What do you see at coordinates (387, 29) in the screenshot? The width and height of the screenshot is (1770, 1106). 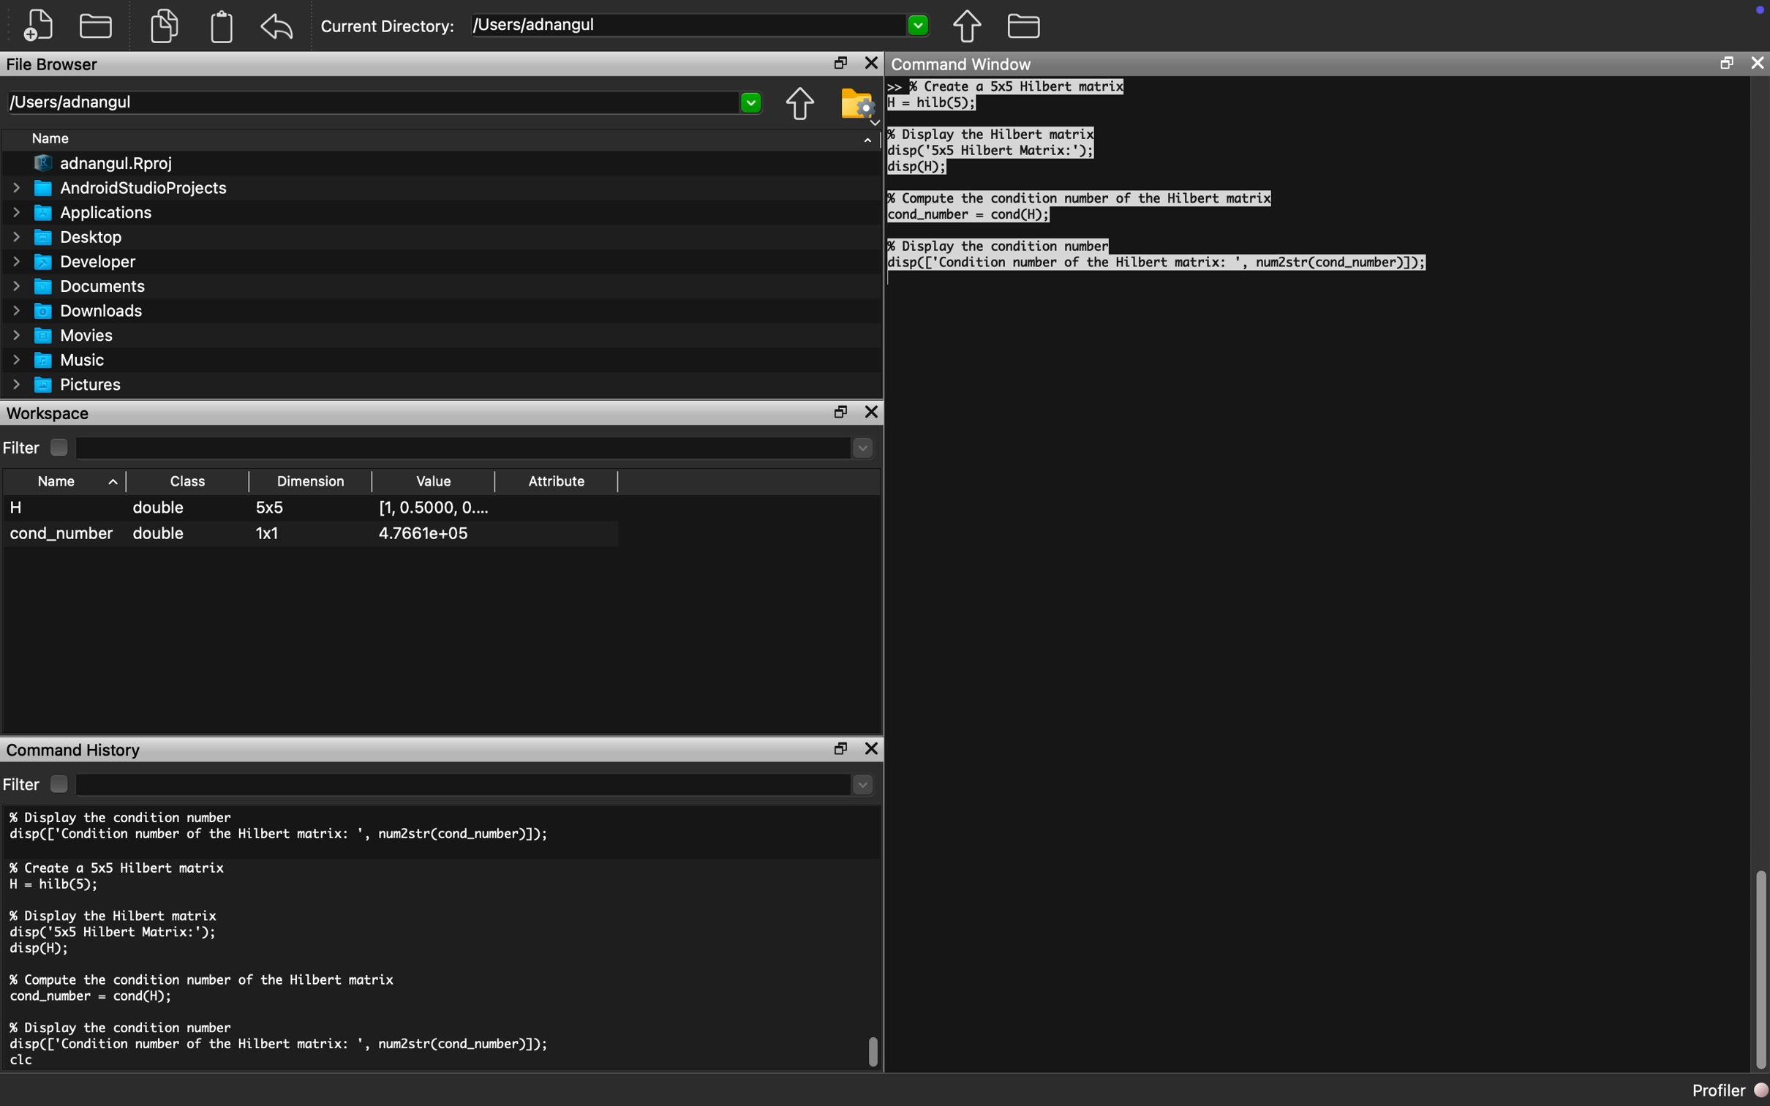 I see `Current Directory:` at bounding box center [387, 29].